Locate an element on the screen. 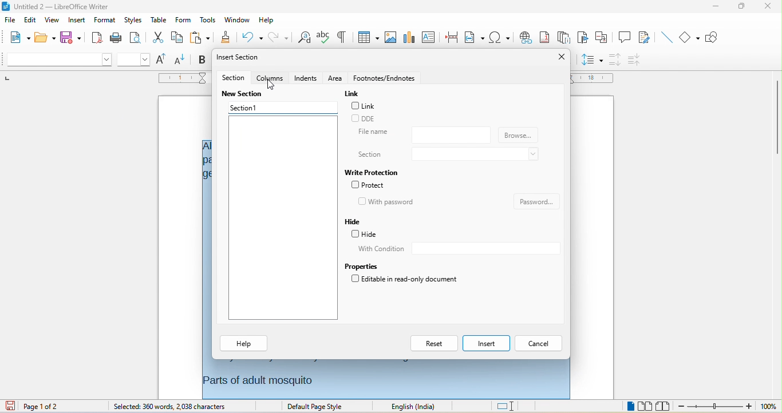 Image resolution: width=782 pixels, height=413 pixels. section 1 is located at coordinates (280, 108).